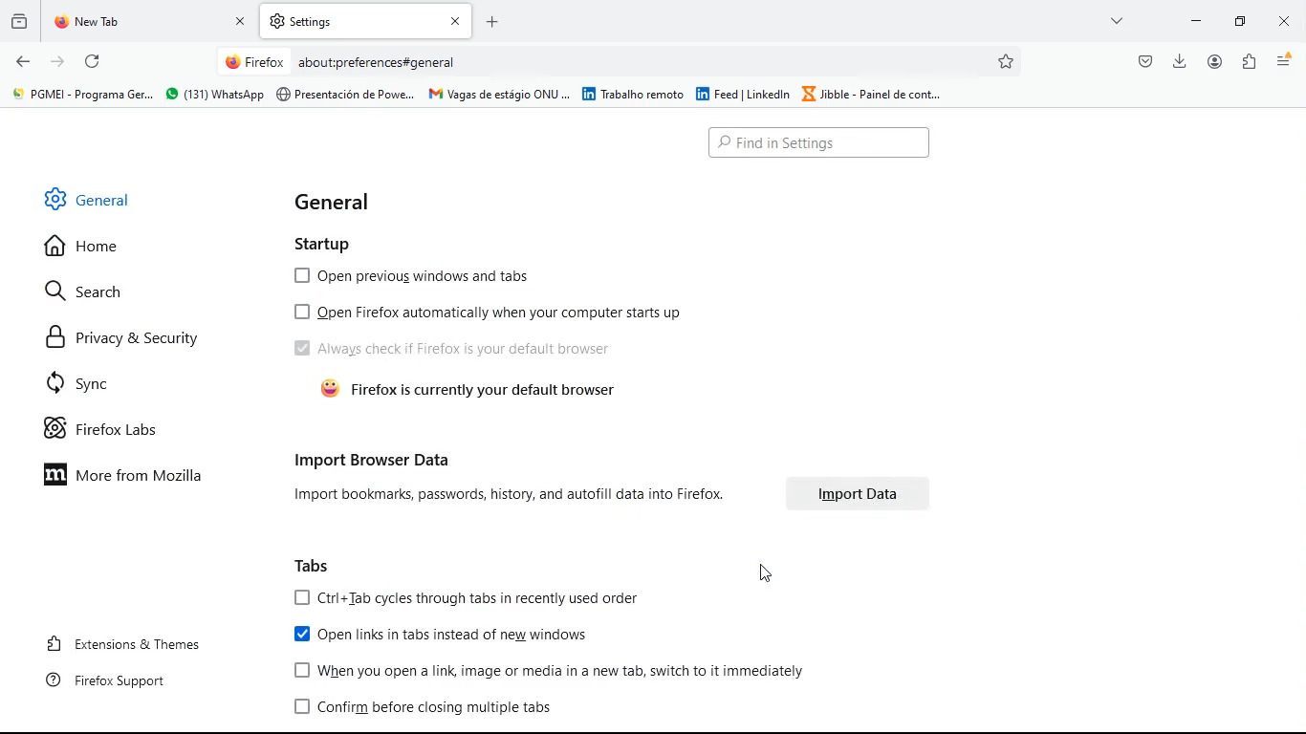  I want to click on general, so click(106, 198).